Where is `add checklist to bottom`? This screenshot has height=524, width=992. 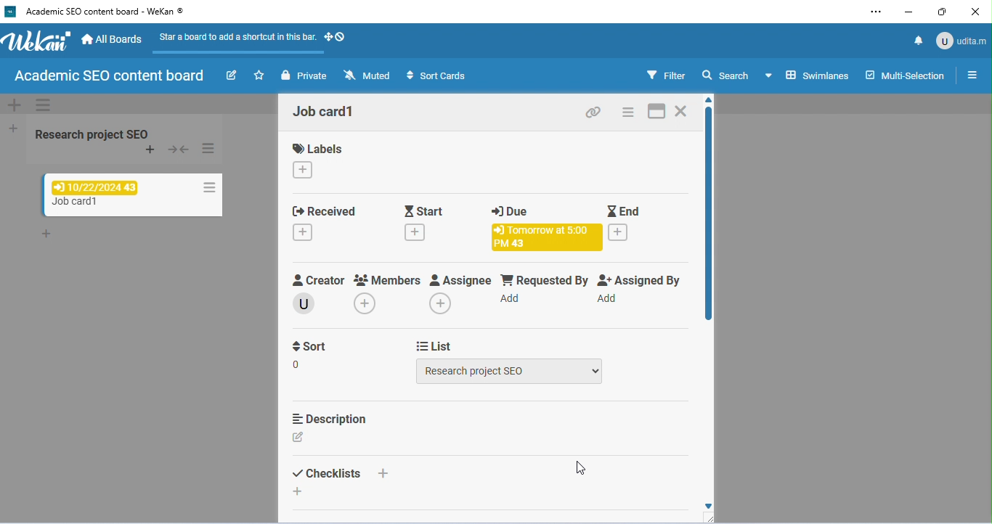 add checklist to bottom is located at coordinates (296, 491).